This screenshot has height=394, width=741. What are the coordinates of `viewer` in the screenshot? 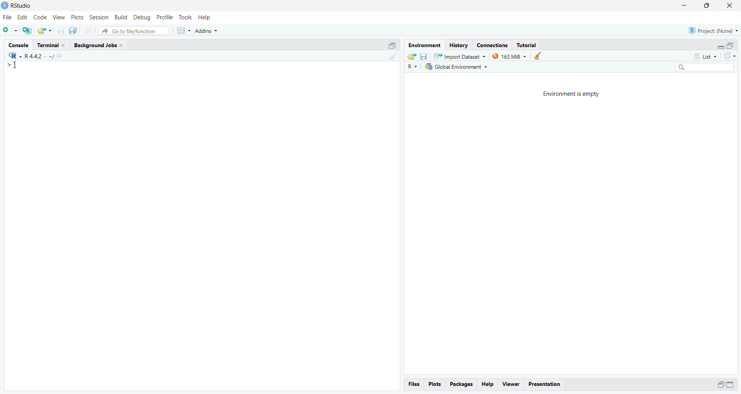 It's located at (512, 384).